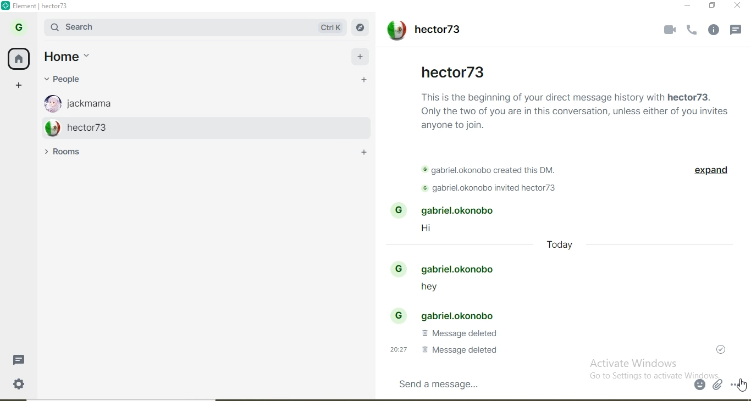 The width and height of the screenshot is (751, 401). What do you see at coordinates (367, 154) in the screenshot?
I see `add room` at bounding box center [367, 154].